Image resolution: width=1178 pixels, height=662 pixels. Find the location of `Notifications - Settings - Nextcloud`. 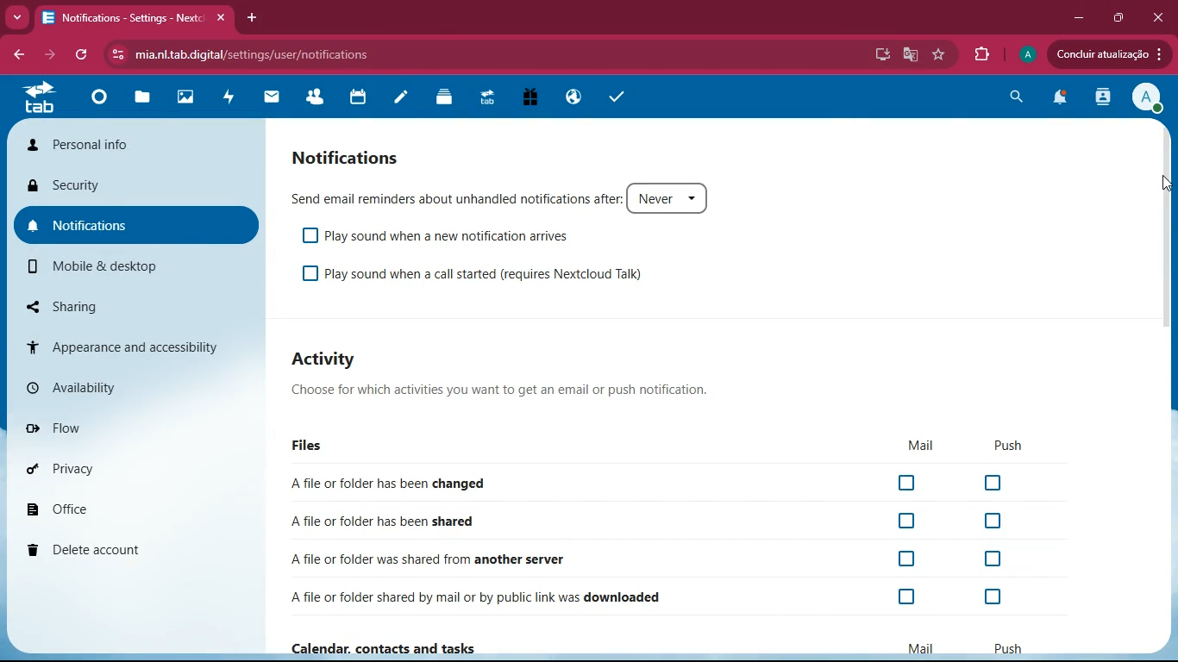

Notifications - Settings - Nextcloud is located at coordinates (135, 16).